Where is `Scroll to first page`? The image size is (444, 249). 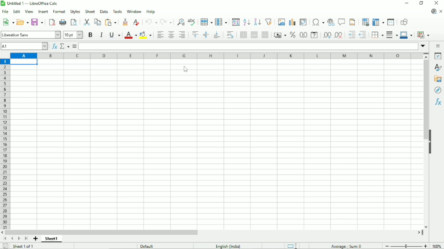 Scroll to first page is located at coordinates (5, 238).